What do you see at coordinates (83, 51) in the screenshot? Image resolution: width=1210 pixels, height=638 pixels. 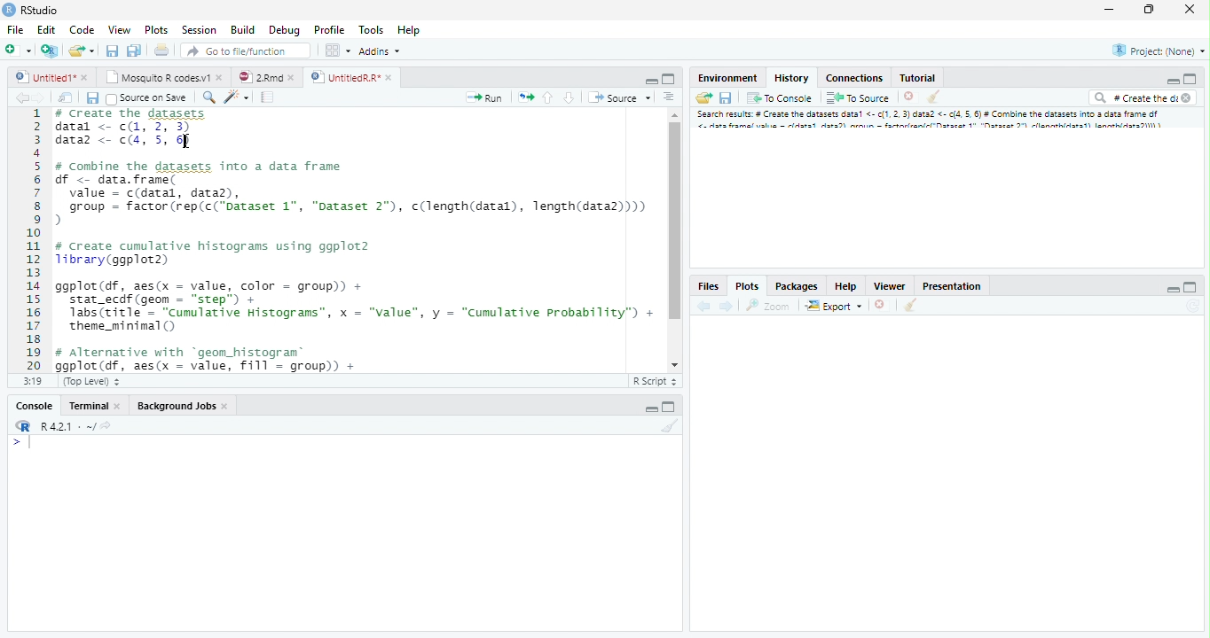 I see `Create a new file` at bounding box center [83, 51].